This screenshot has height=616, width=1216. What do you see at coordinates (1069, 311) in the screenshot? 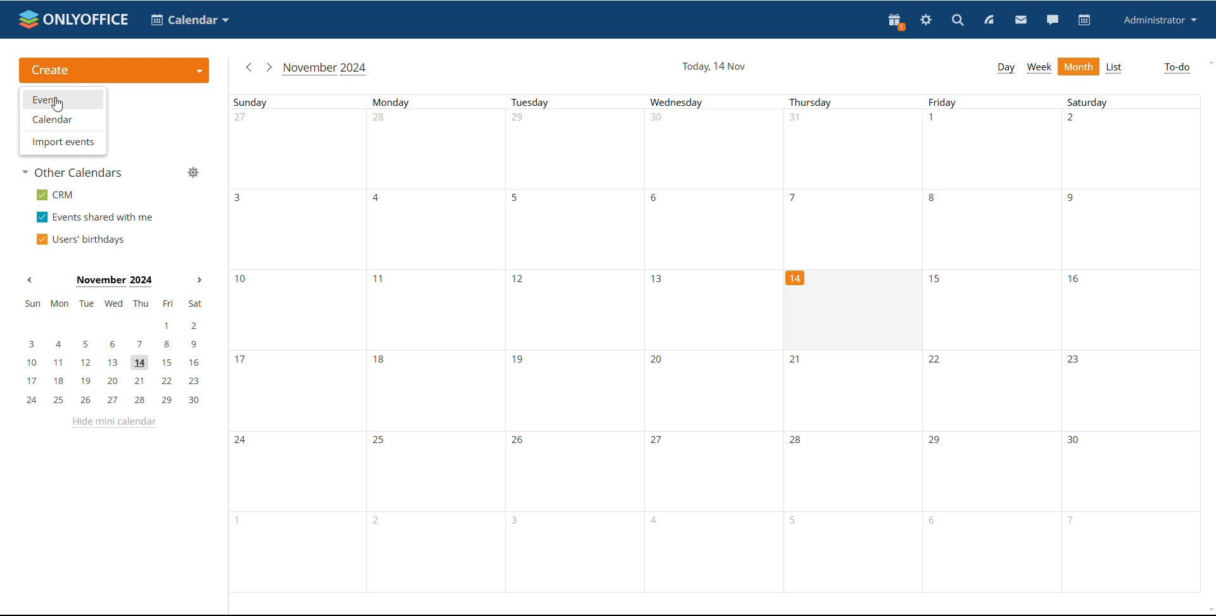
I see `Different dates of the month` at bounding box center [1069, 311].